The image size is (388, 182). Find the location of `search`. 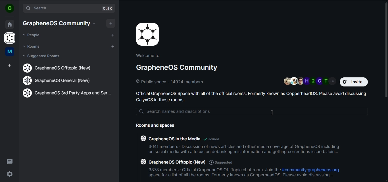

search is located at coordinates (254, 112).